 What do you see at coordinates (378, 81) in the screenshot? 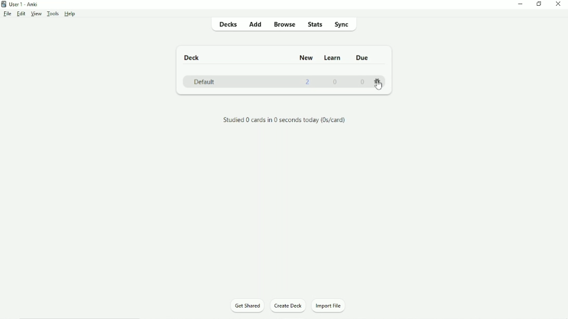
I see `Settings` at bounding box center [378, 81].